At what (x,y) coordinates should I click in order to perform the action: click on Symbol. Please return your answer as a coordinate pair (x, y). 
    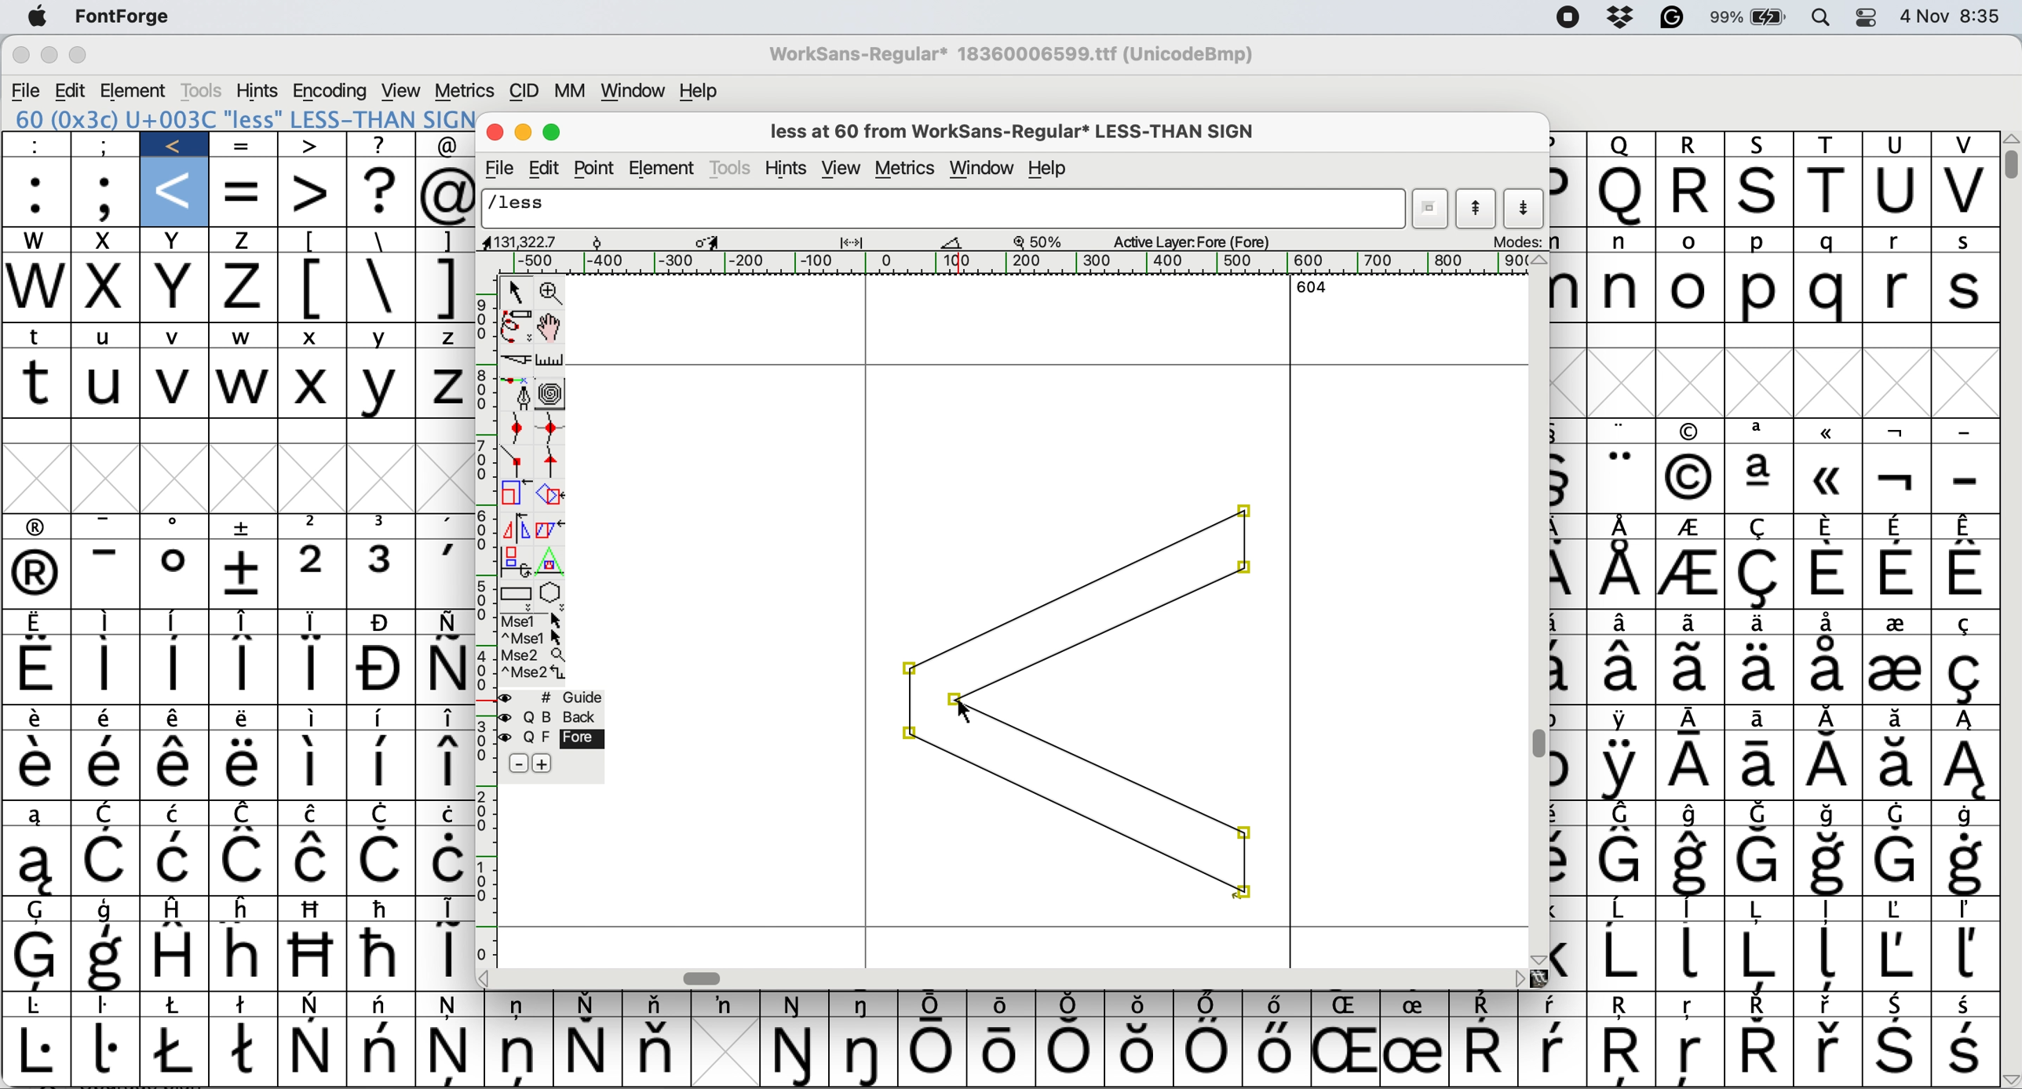
    Looking at the image, I should click on (246, 908).